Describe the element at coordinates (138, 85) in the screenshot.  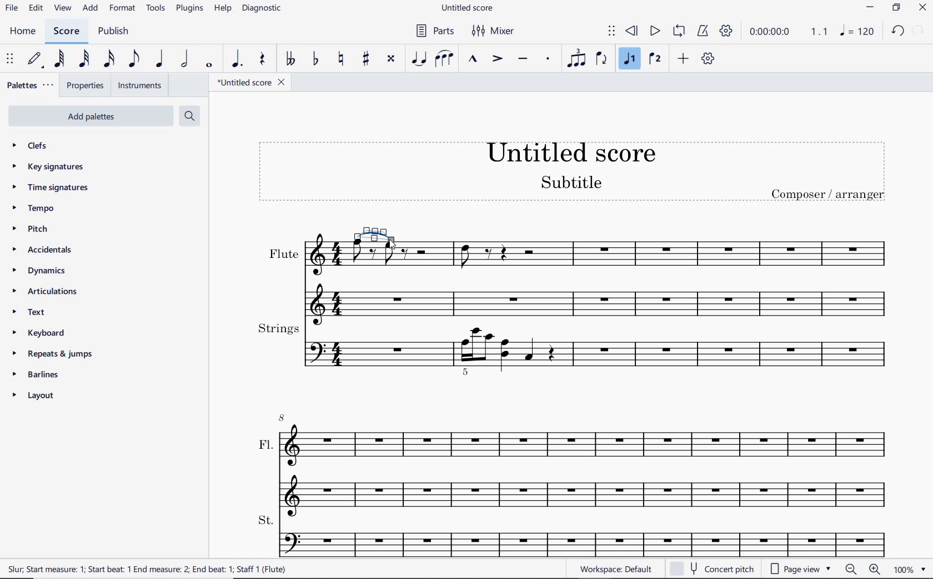
I see `INSTRUMENTS` at that location.